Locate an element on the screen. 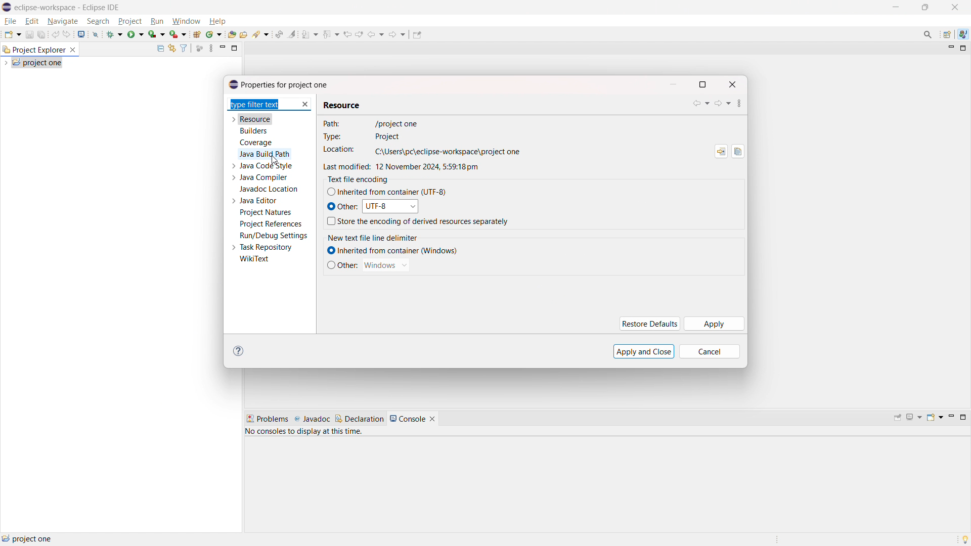 This screenshot has height=546, width=971. minimize is located at coordinates (674, 84).